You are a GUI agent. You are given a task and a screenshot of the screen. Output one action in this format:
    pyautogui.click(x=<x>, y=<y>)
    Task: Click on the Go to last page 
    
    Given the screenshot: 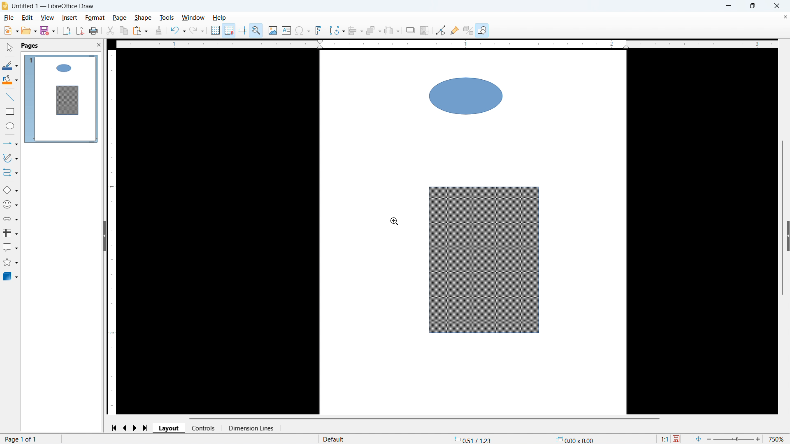 What is the action you would take?
    pyautogui.click(x=146, y=428)
    